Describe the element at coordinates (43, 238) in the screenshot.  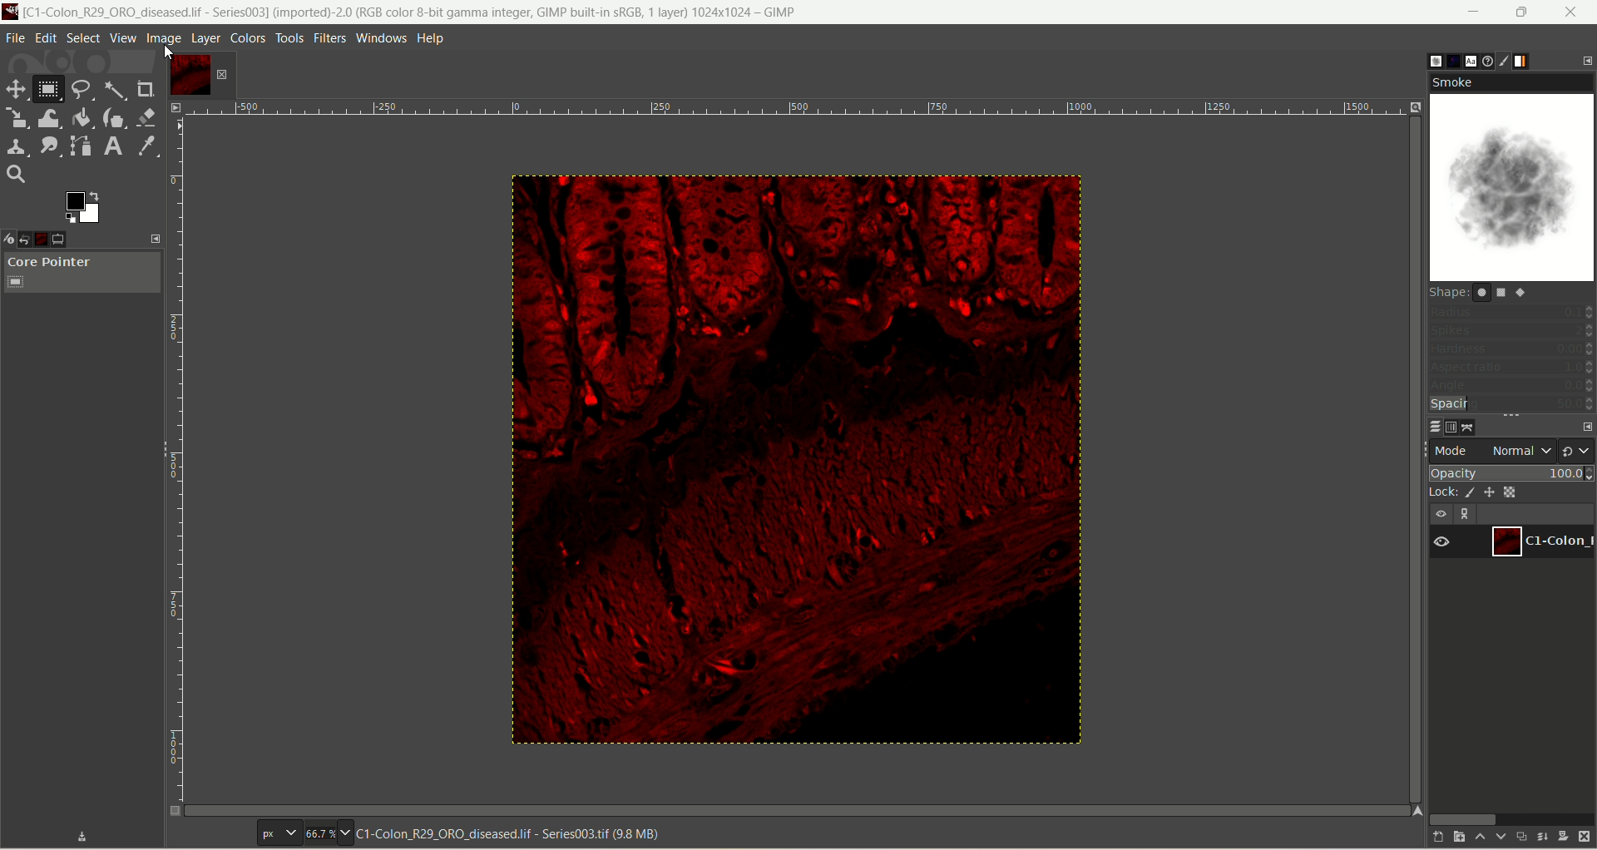
I see `image` at that location.